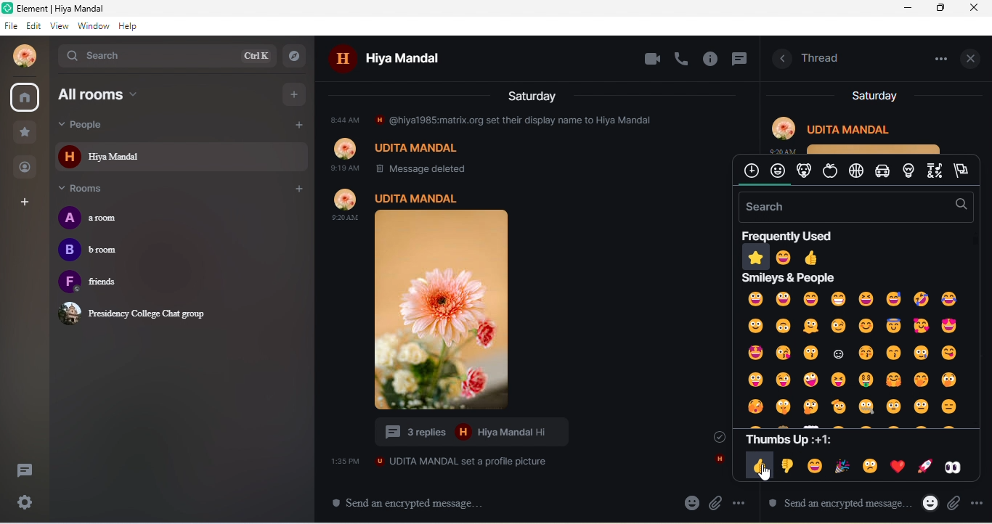  What do you see at coordinates (94, 26) in the screenshot?
I see `window` at bounding box center [94, 26].